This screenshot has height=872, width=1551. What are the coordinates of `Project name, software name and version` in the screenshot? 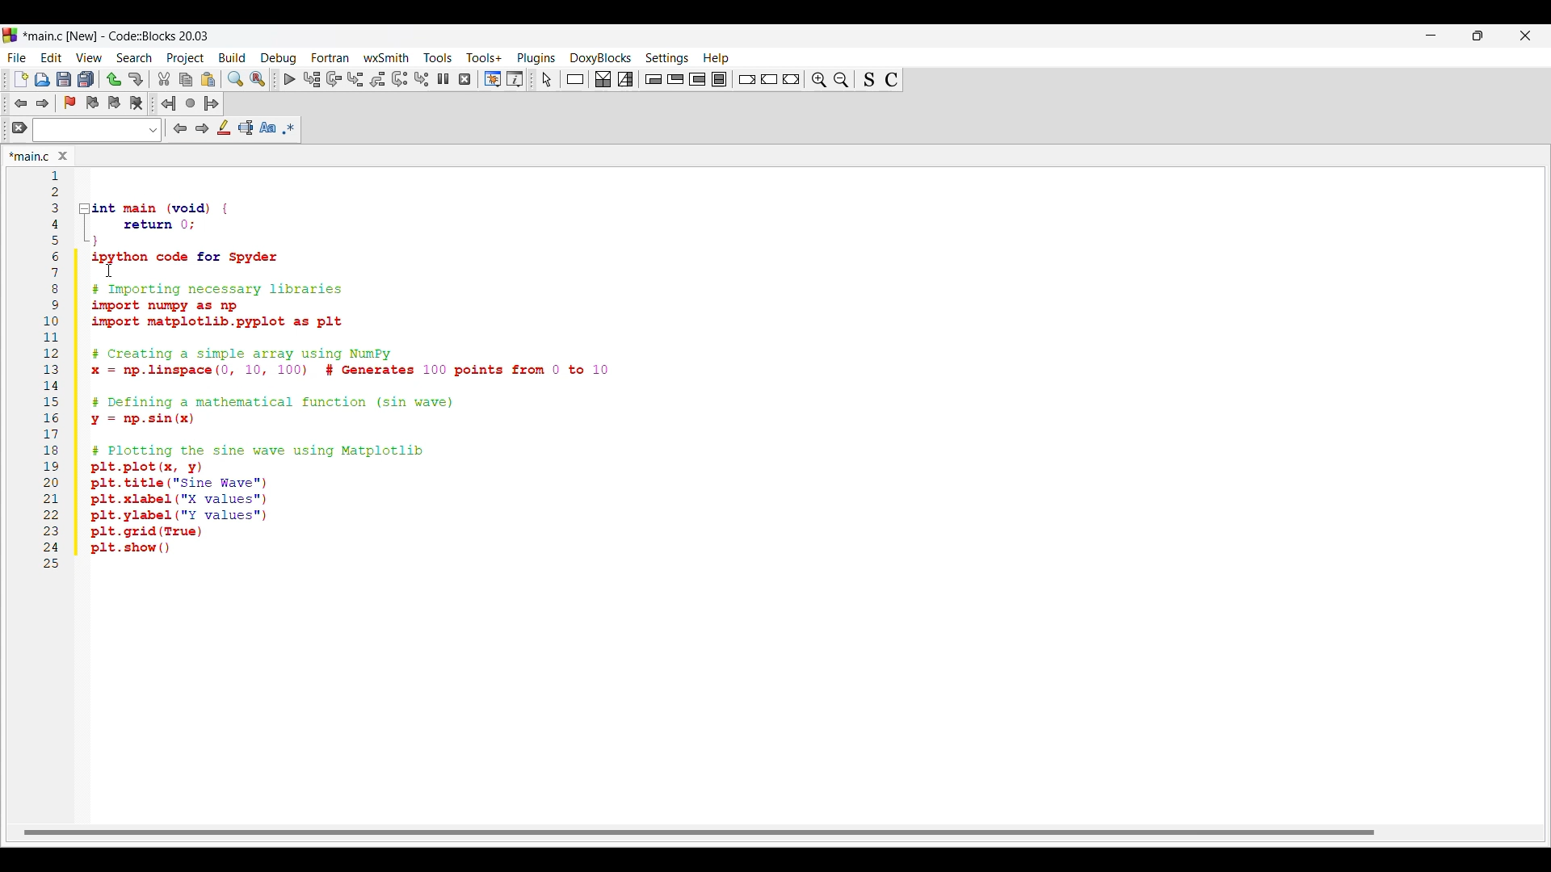 It's located at (117, 36).